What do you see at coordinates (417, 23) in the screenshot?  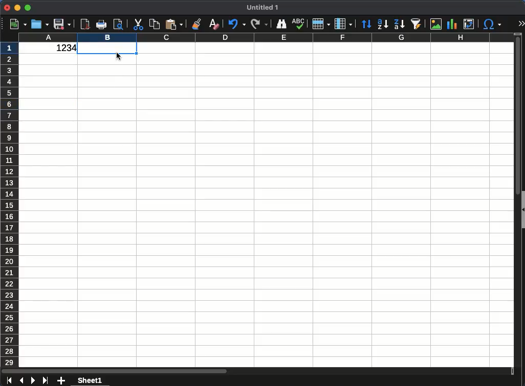 I see `autofilter` at bounding box center [417, 23].